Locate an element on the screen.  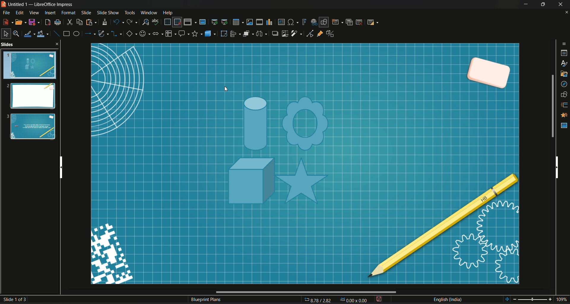
Edit is located at coordinates (20, 13).